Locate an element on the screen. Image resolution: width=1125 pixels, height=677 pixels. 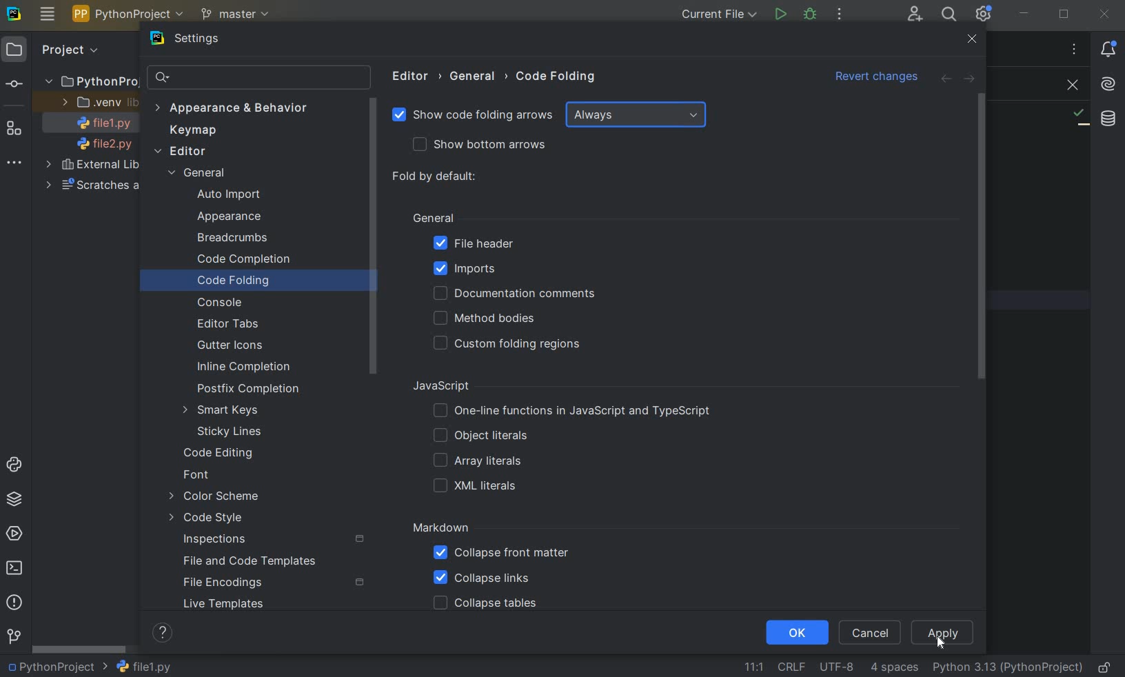
FILE AND CODE TEMPLATES is located at coordinates (253, 560).